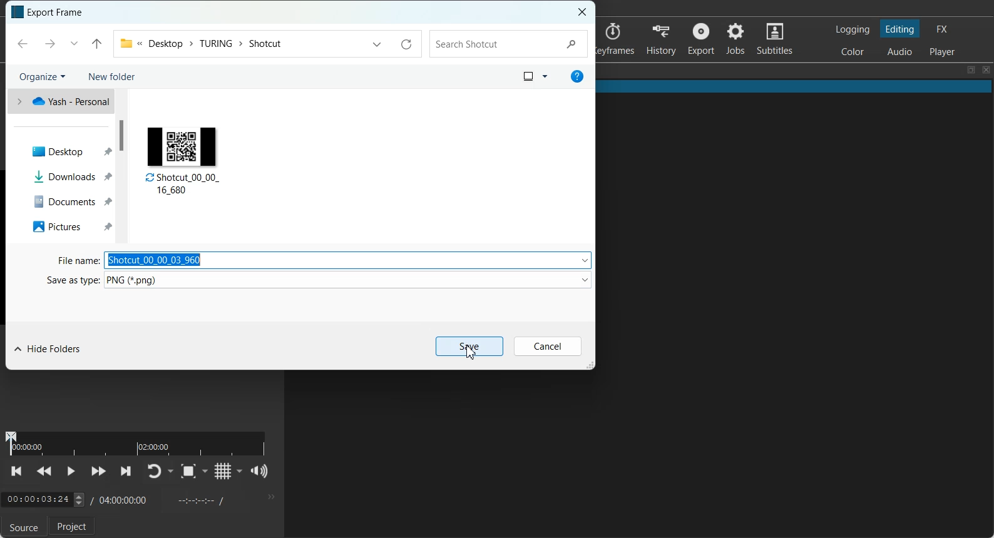 This screenshot has width=994, height=538. What do you see at coordinates (112, 76) in the screenshot?
I see `New Folder` at bounding box center [112, 76].